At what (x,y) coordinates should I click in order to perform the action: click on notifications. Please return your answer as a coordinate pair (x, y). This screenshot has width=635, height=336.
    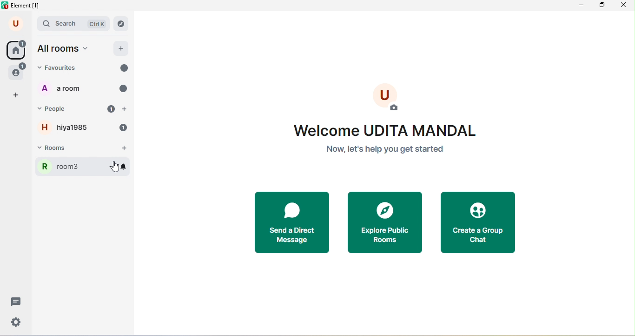
    Looking at the image, I should click on (123, 166).